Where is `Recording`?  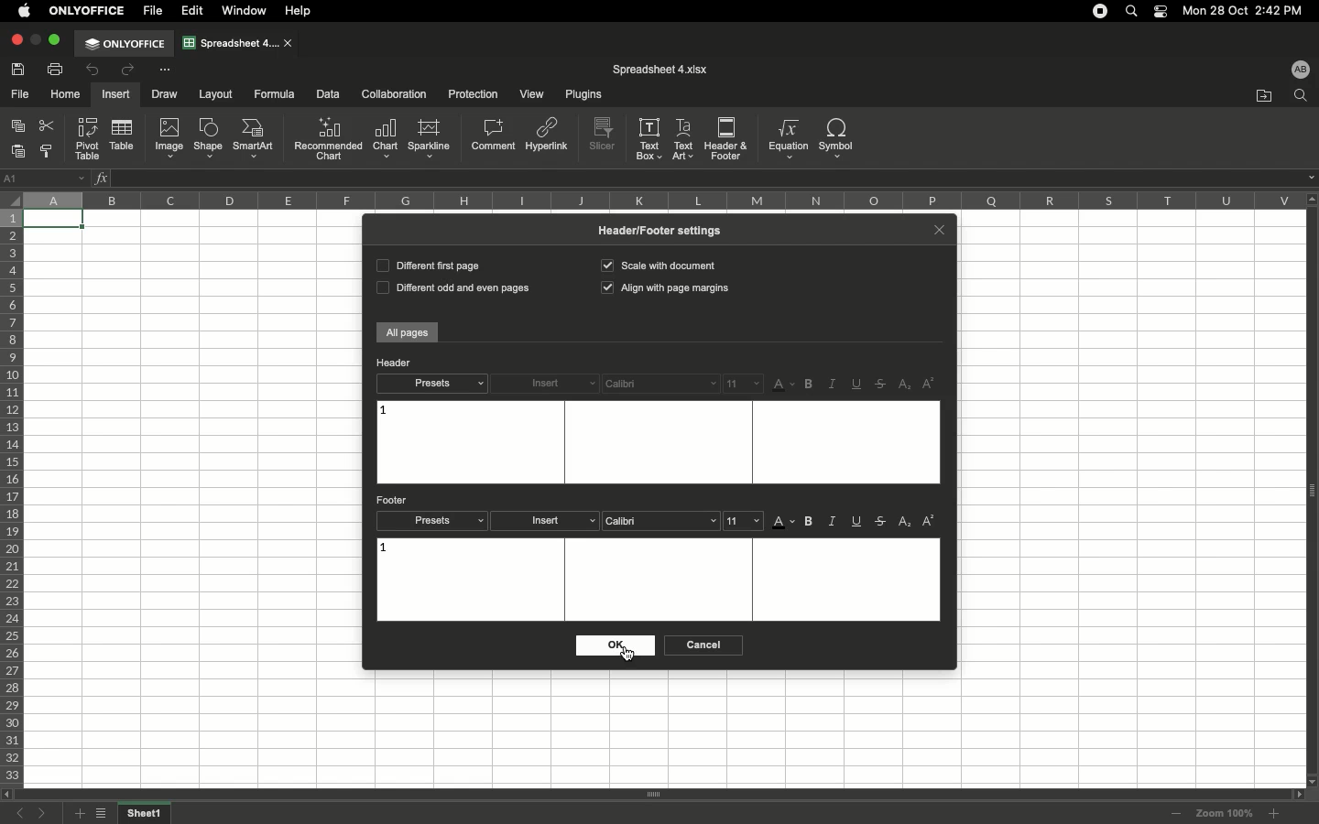
Recording is located at coordinates (1100, 11).